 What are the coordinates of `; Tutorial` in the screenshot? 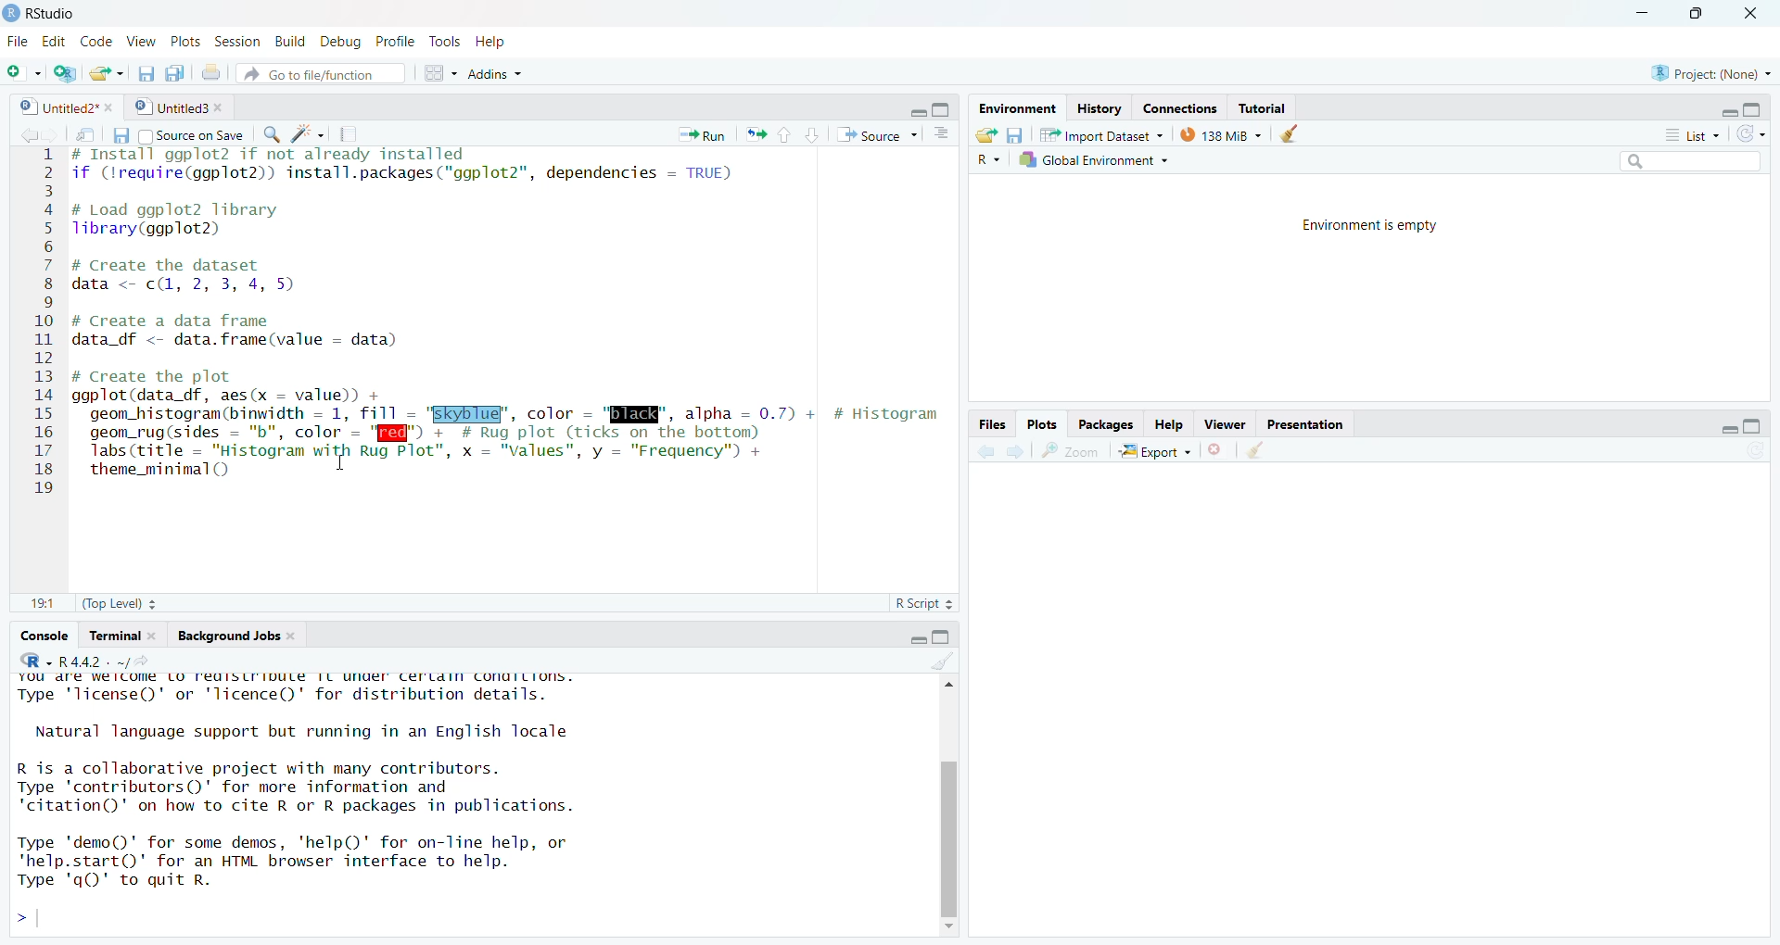 It's located at (1275, 106).